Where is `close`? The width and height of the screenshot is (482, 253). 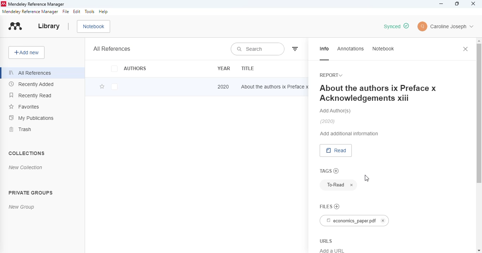 close is located at coordinates (466, 49).